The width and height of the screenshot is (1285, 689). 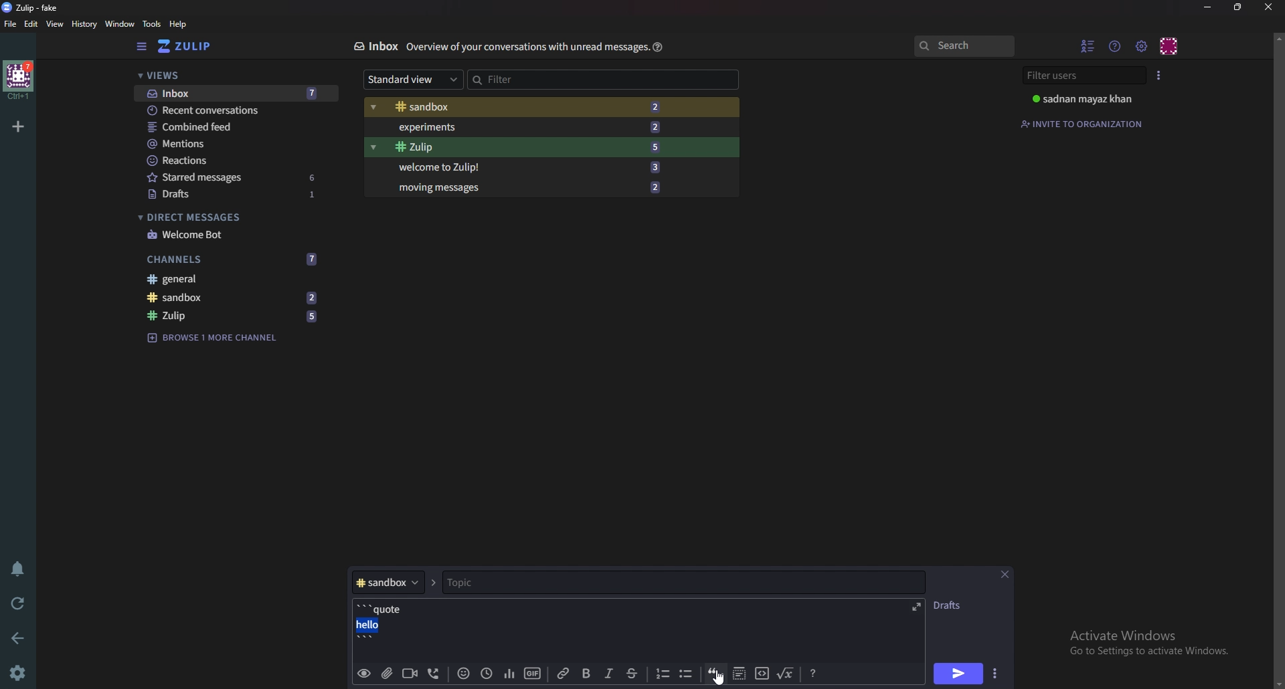 I want to click on Add organization, so click(x=20, y=126).